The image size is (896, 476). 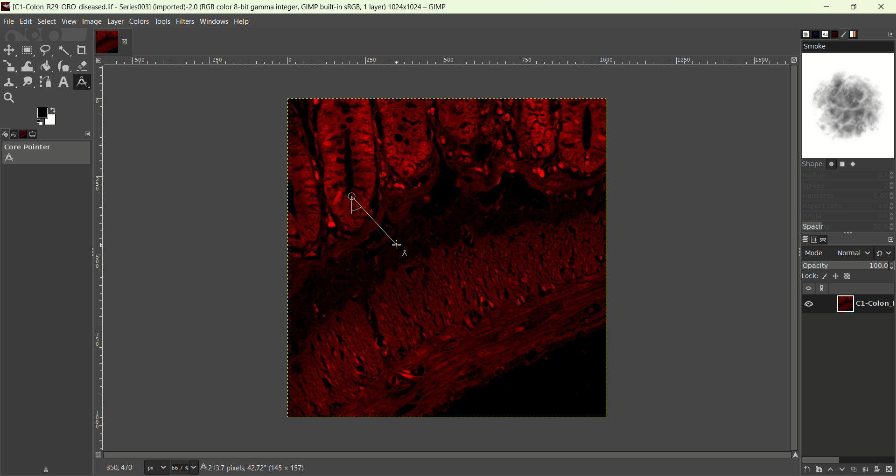 I want to click on raise this layer one step, so click(x=830, y=470).